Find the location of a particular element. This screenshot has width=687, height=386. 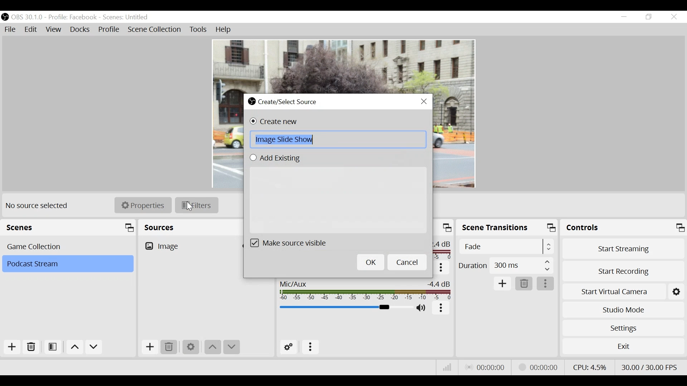

Delete is located at coordinates (524, 284).